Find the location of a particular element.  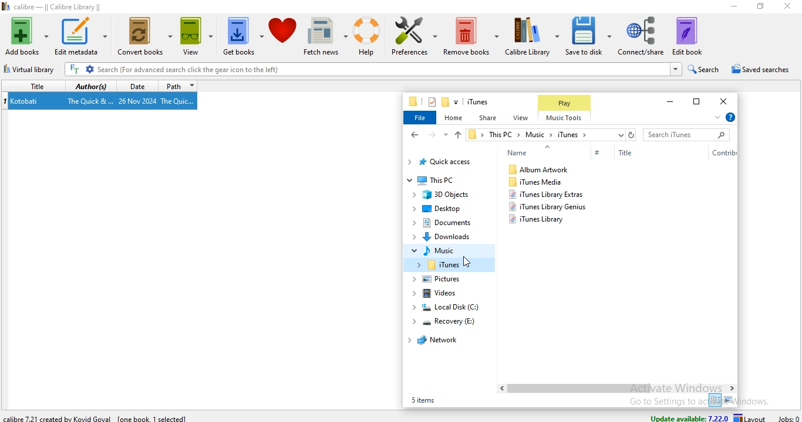

add books is located at coordinates (26, 36).